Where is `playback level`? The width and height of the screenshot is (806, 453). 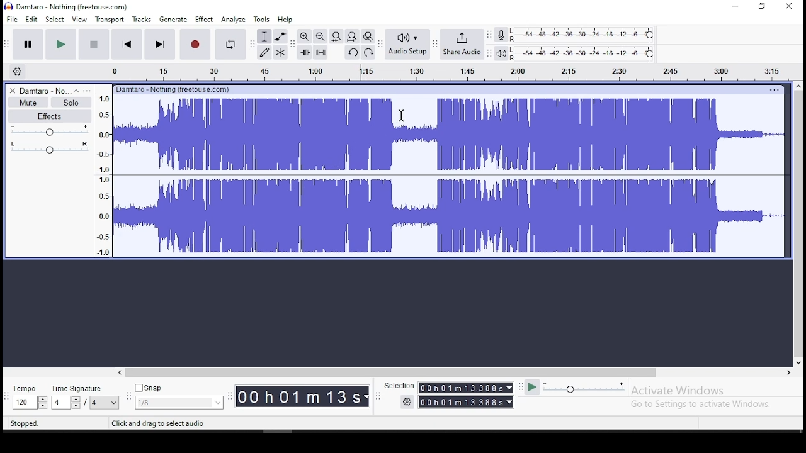 playback level is located at coordinates (584, 53).